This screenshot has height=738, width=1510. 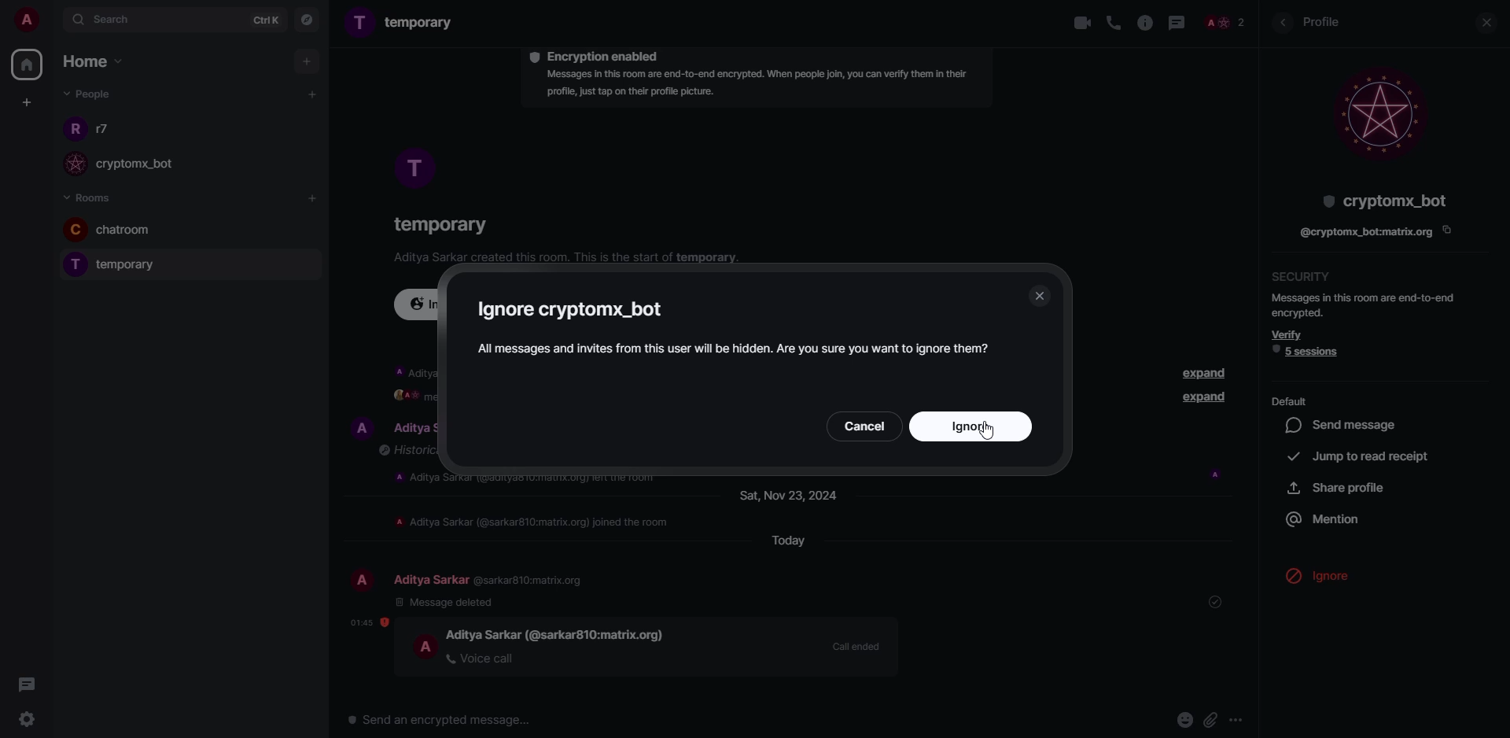 What do you see at coordinates (1205, 398) in the screenshot?
I see `expand` at bounding box center [1205, 398].